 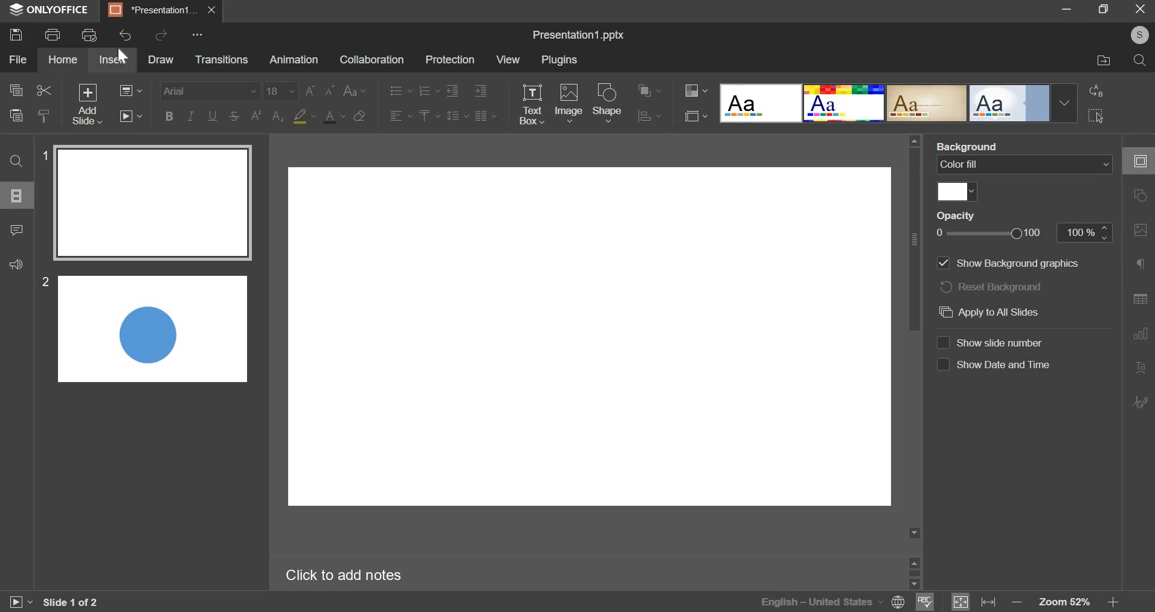 What do you see at coordinates (1143, 299) in the screenshot?
I see `Table settings` at bounding box center [1143, 299].